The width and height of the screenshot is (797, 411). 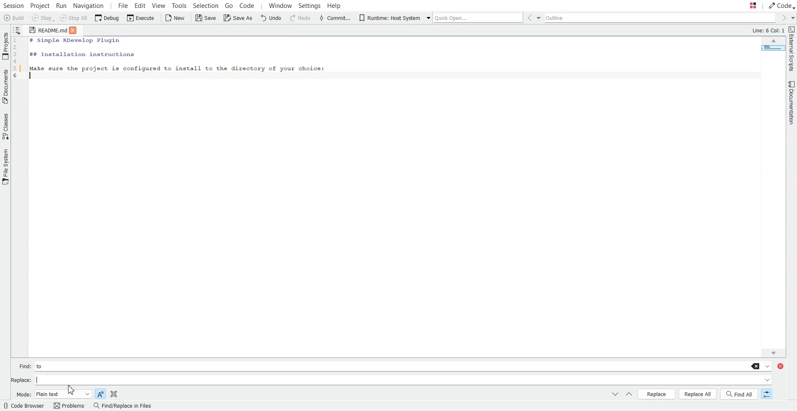 I want to click on Classes, so click(x=5, y=126).